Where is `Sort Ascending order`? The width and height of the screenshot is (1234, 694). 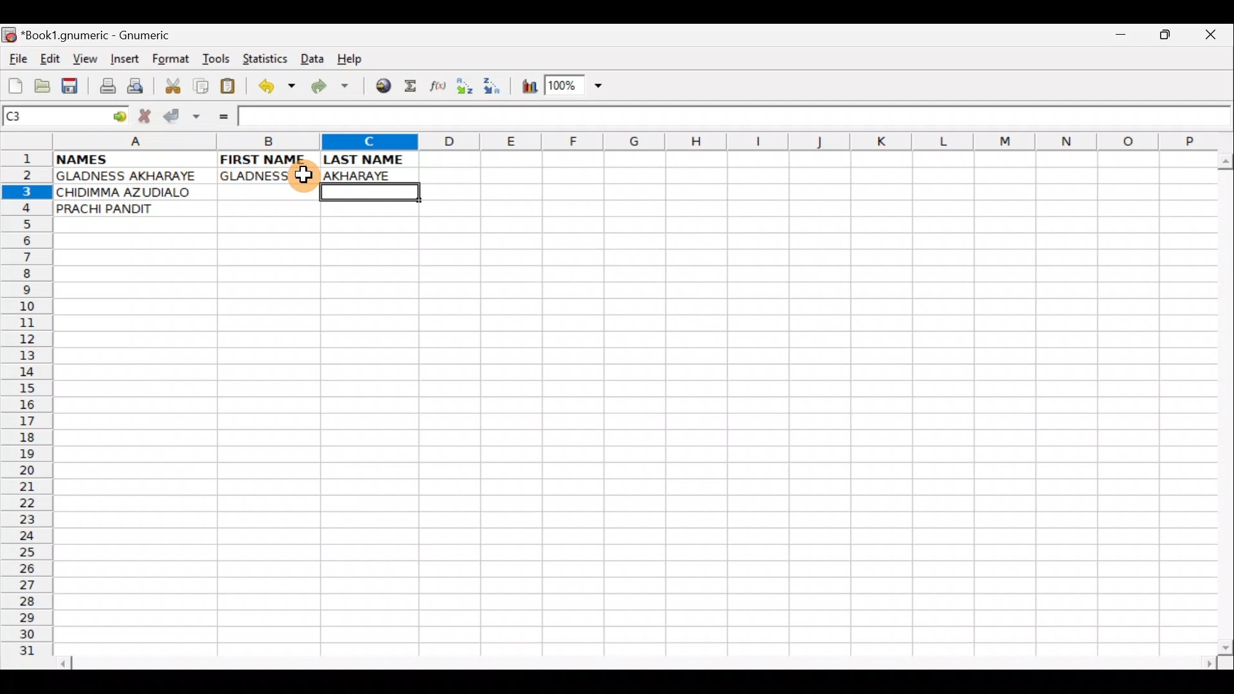
Sort Ascending order is located at coordinates (469, 89).